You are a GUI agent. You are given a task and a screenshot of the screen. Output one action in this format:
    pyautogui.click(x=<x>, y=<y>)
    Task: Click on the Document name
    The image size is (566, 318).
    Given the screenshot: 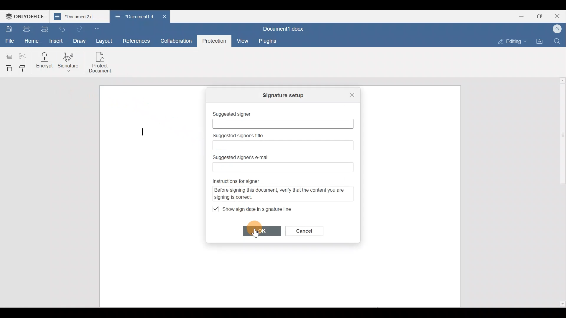 What is the action you would take?
    pyautogui.click(x=283, y=28)
    